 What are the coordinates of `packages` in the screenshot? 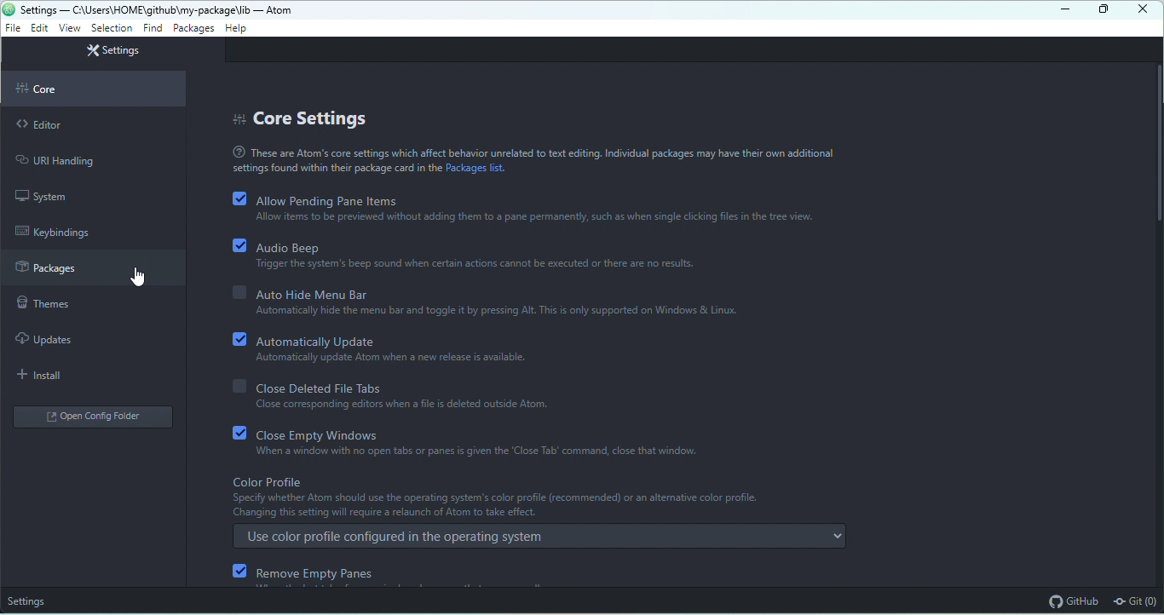 It's located at (193, 28).